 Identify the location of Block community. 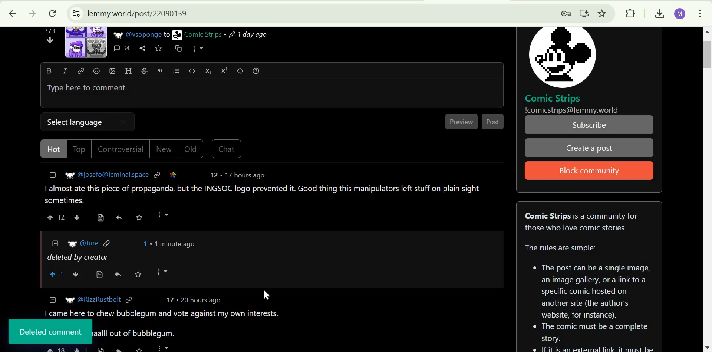
(587, 171).